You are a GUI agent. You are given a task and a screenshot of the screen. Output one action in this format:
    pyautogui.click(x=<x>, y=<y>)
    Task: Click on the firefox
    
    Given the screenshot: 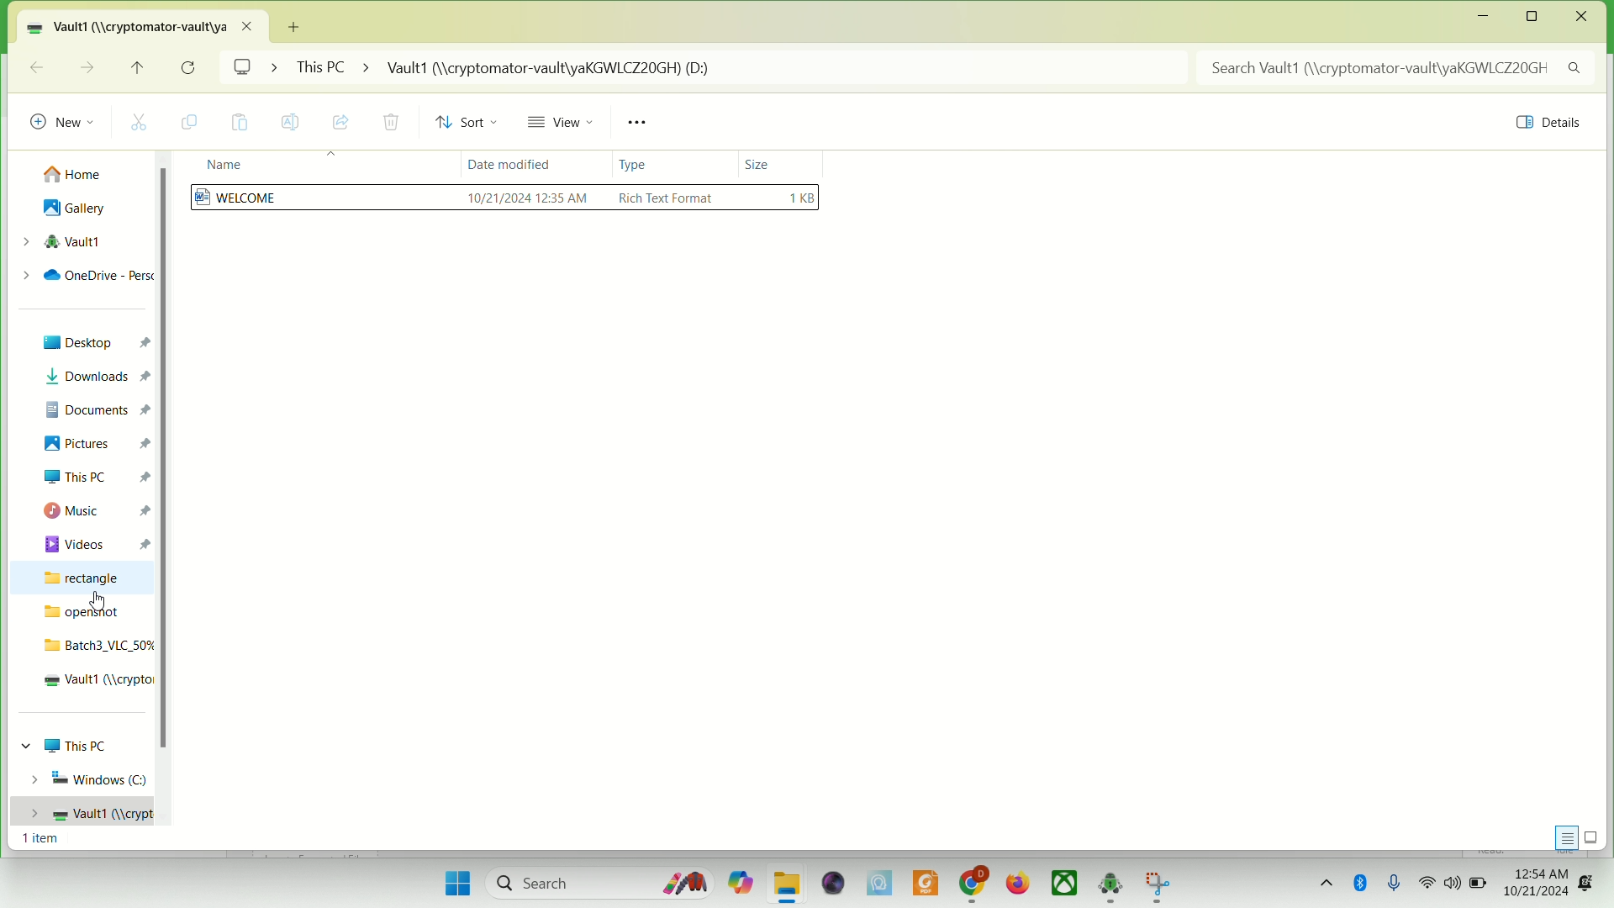 What is the action you would take?
    pyautogui.click(x=1018, y=883)
    